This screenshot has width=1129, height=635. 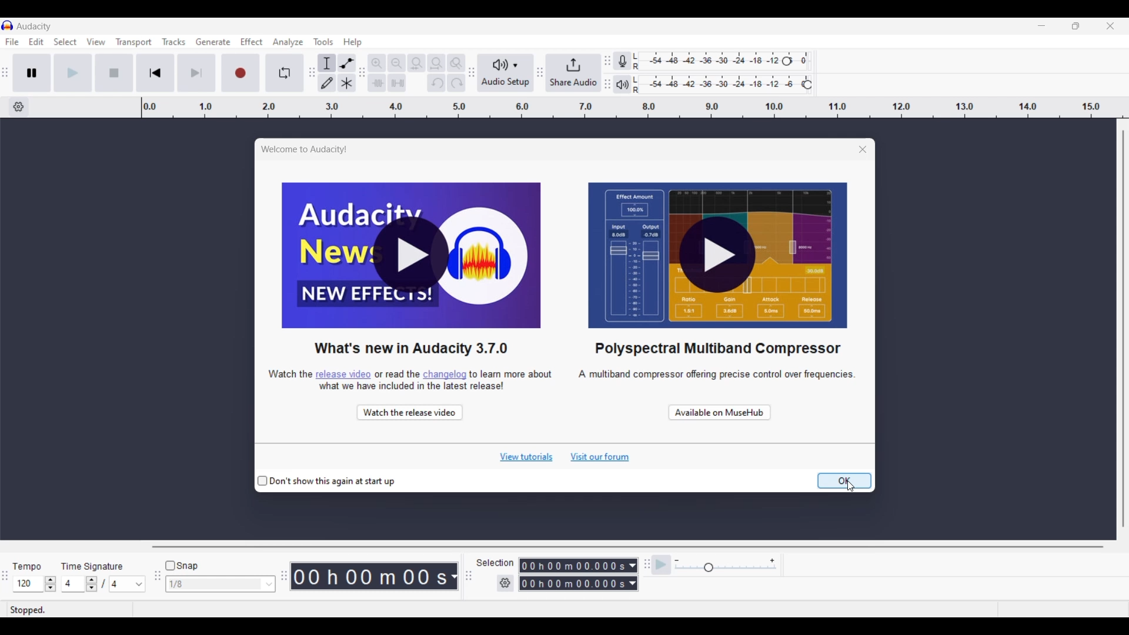 What do you see at coordinates (456, 63) in the screenshot?
I see `Zoom toggle` at bounding box center [456, 63].